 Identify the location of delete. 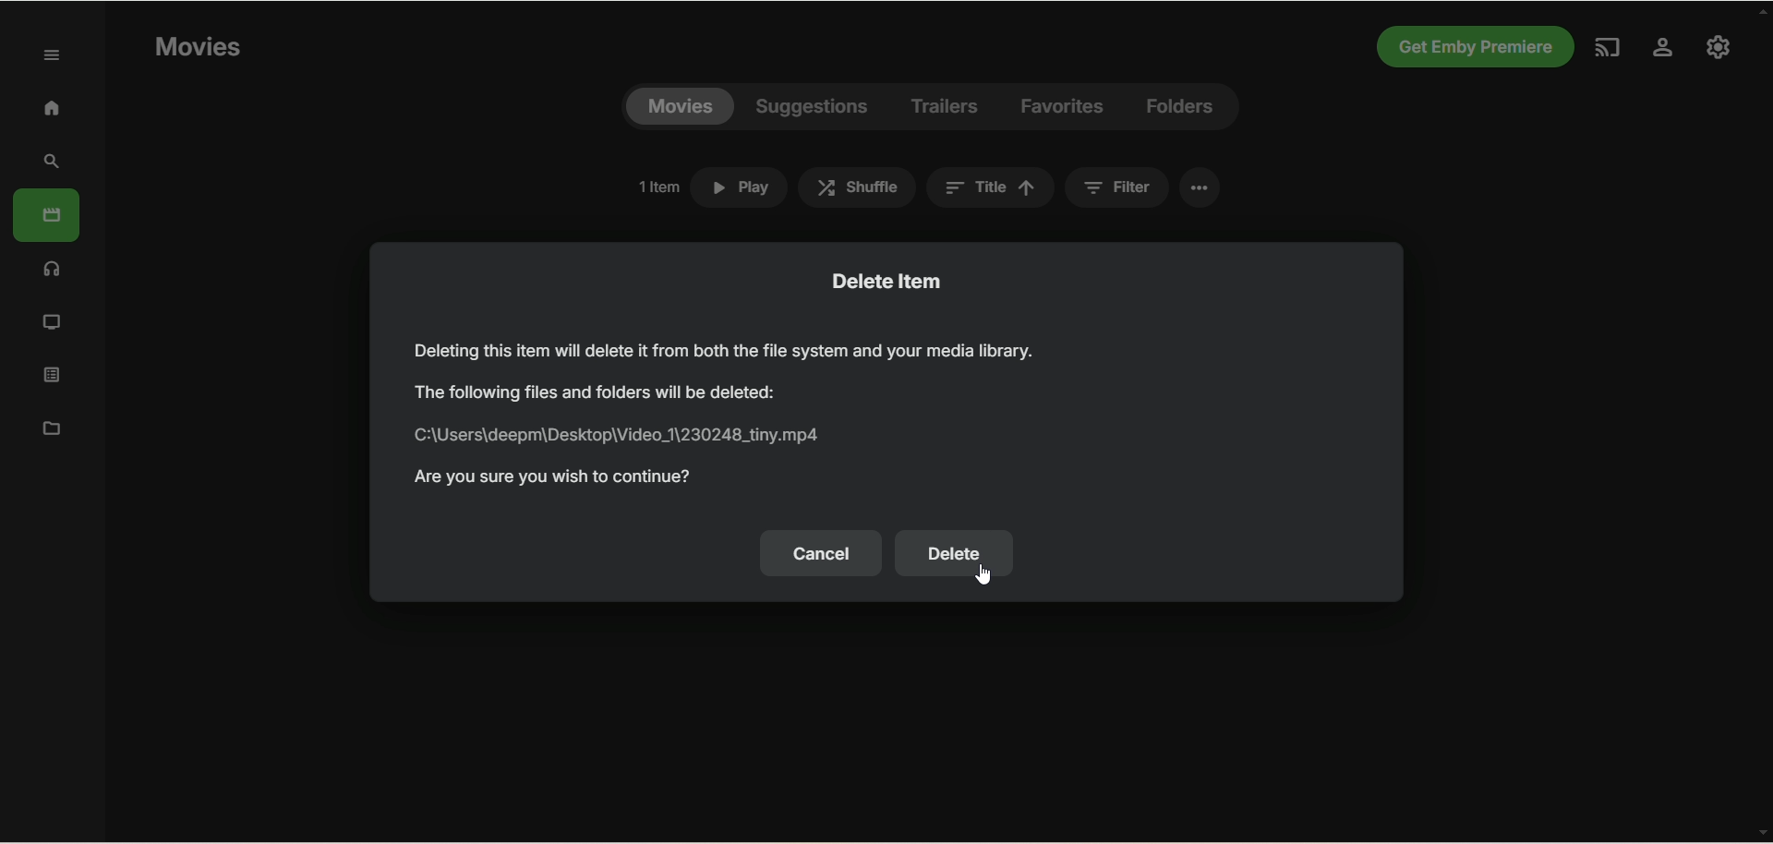
(955, 554).